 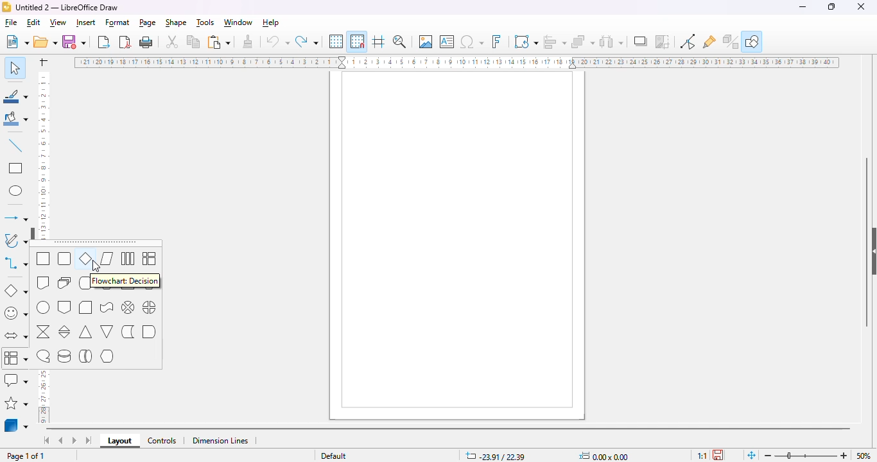 I want to click on Flowchart decision, so click(x=128, y=280).